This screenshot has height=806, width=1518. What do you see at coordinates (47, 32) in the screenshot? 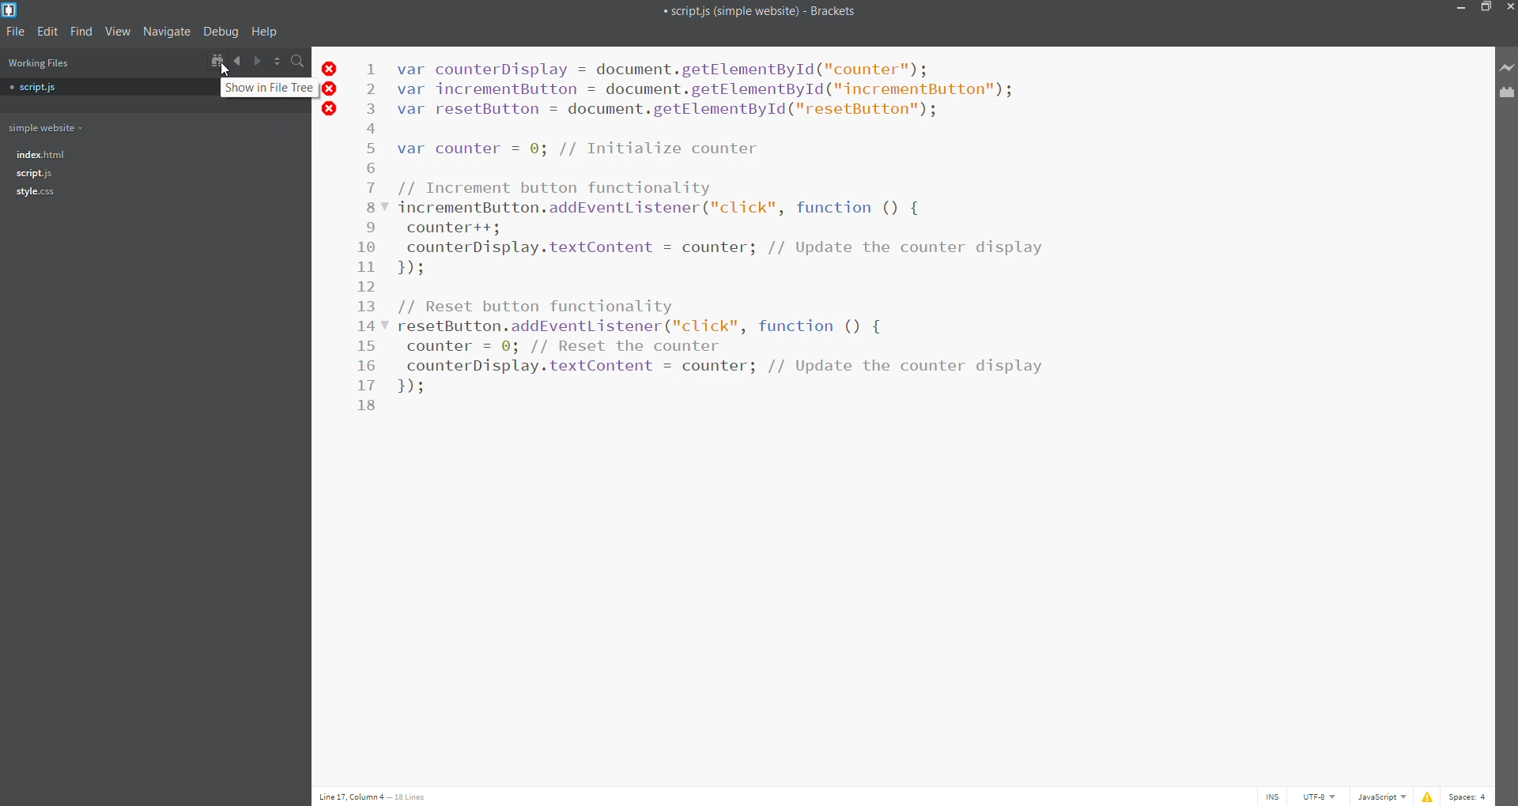
I see `edit` at bounding box center [47, 32].